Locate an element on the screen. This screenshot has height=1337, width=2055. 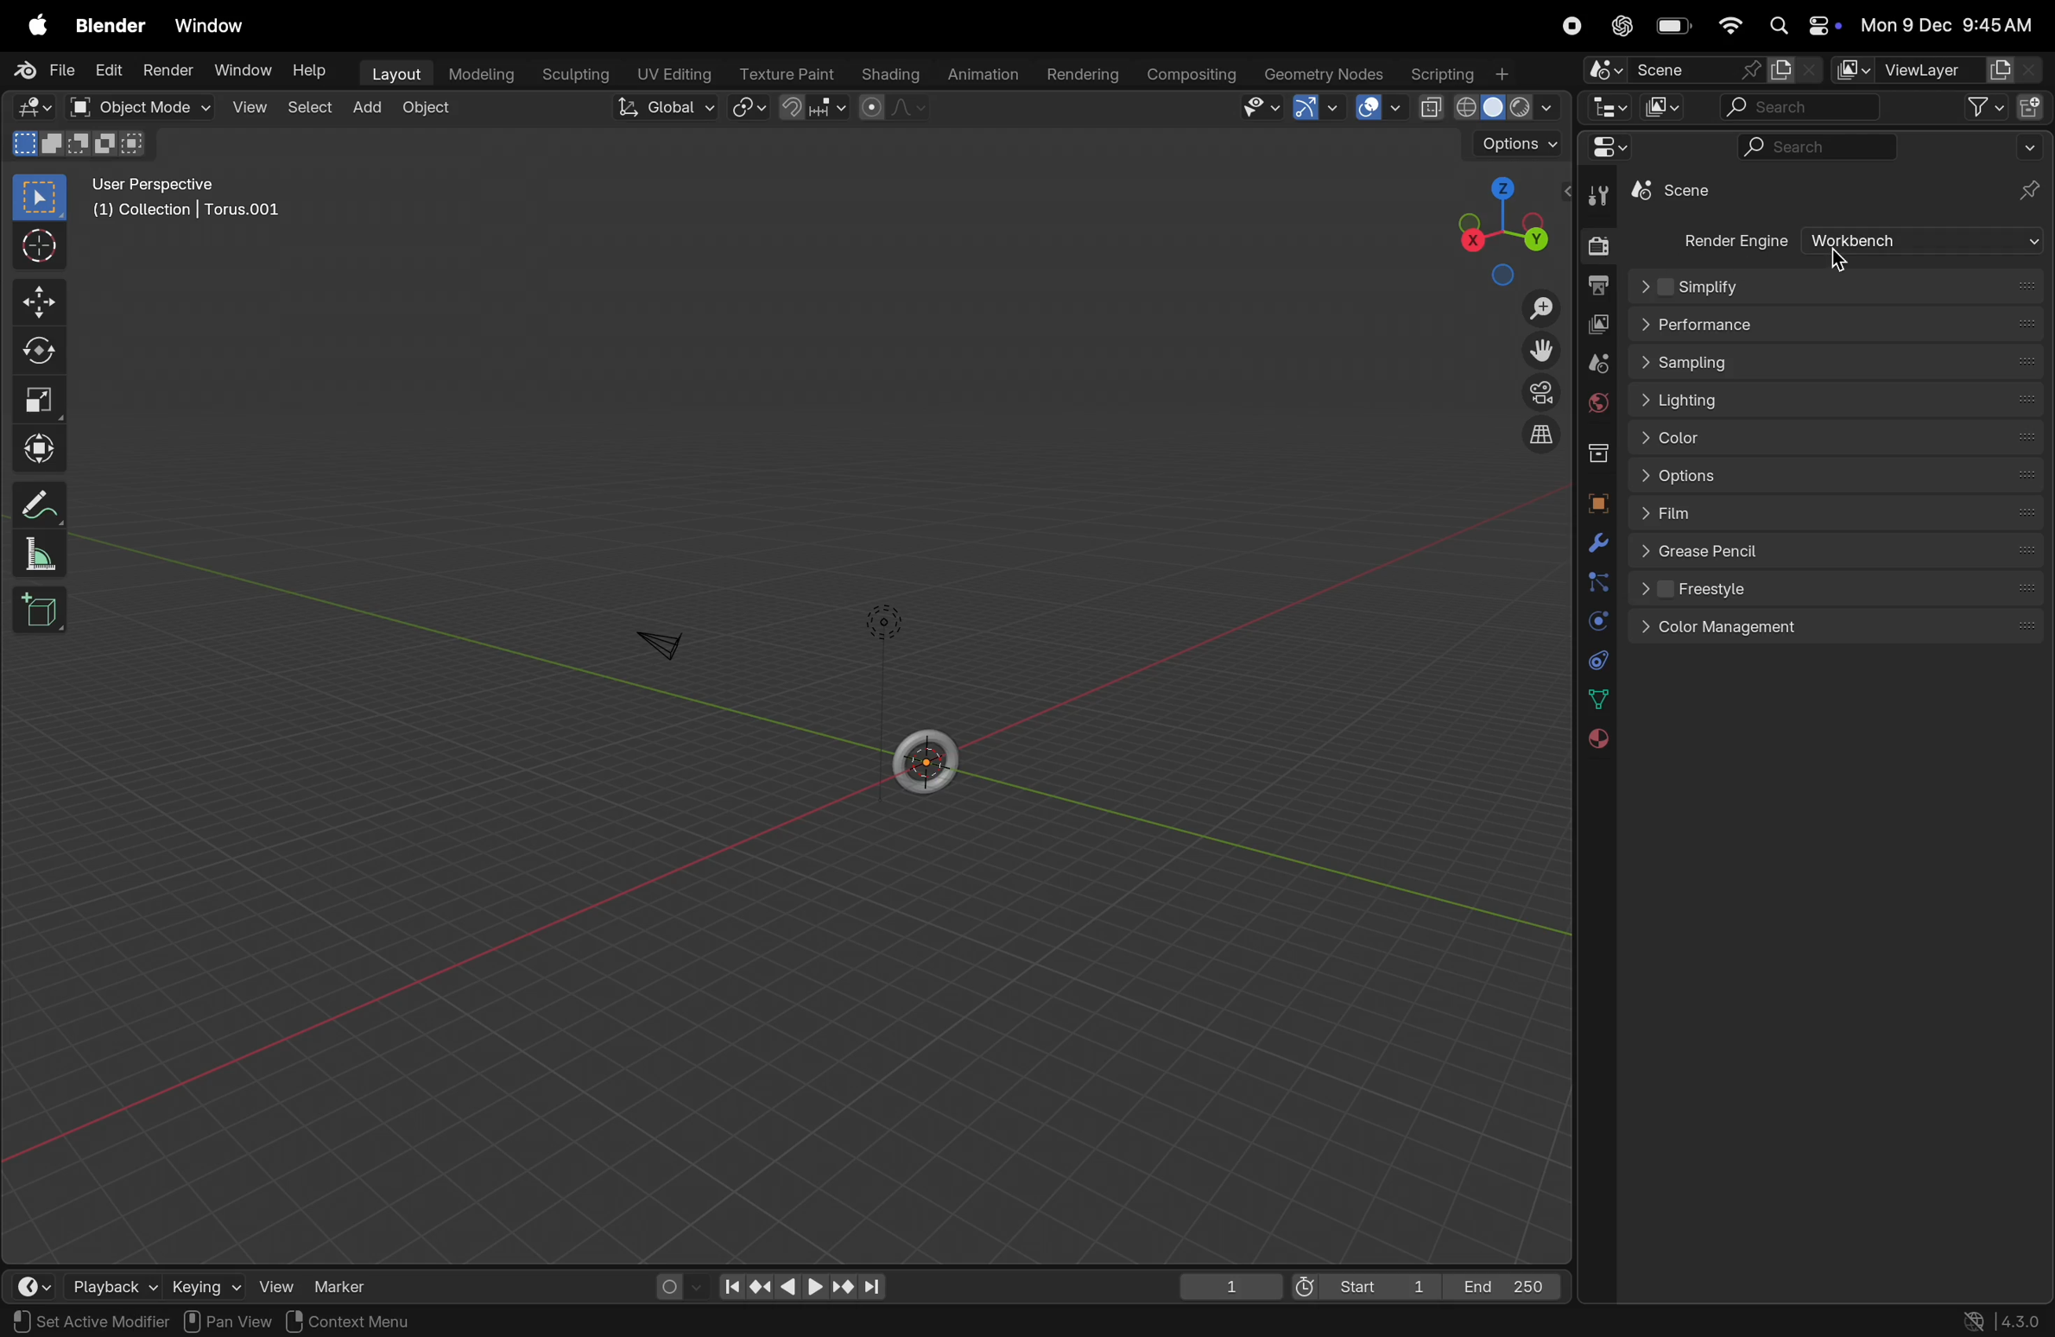
color management is located at coordinates (1838, 630).